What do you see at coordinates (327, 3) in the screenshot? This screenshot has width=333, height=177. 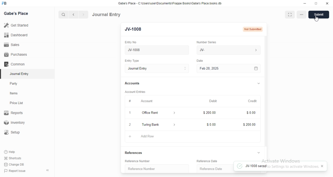 I see `close` at bounding box center [327, 3].